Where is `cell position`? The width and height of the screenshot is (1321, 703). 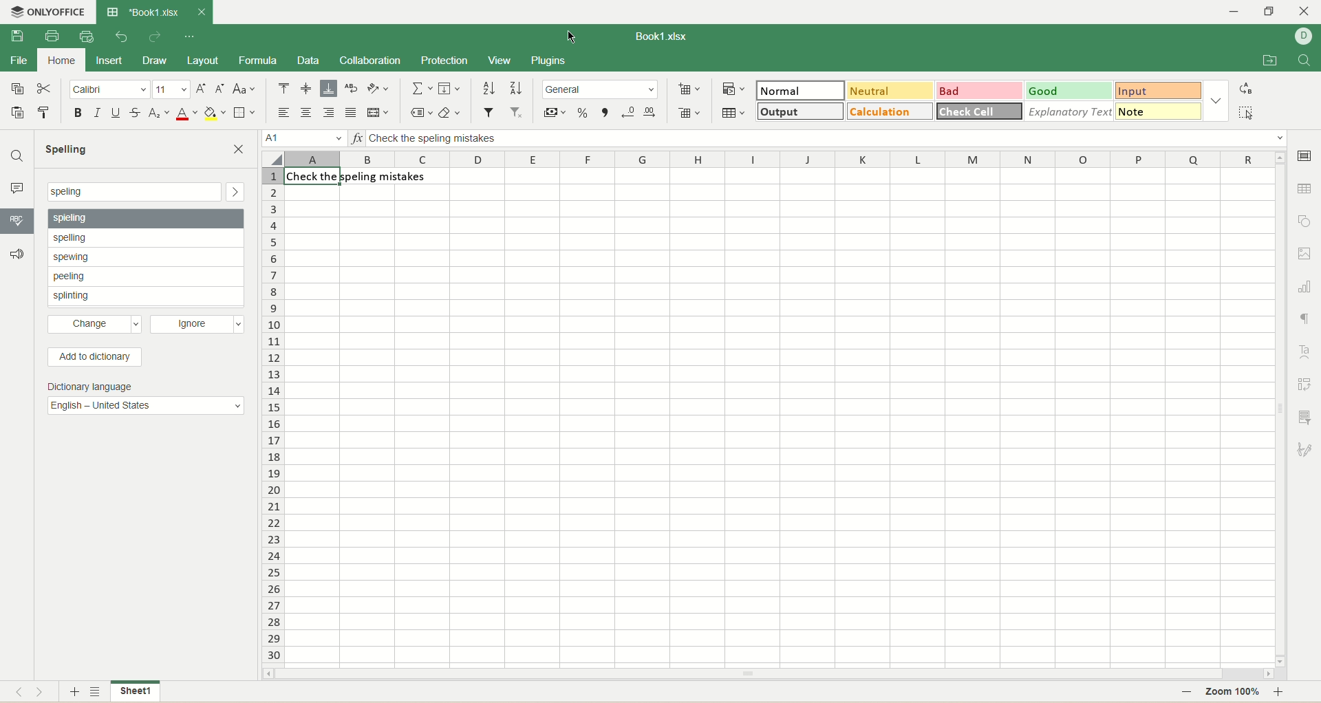 cell position is located at coordinates (308, 140).